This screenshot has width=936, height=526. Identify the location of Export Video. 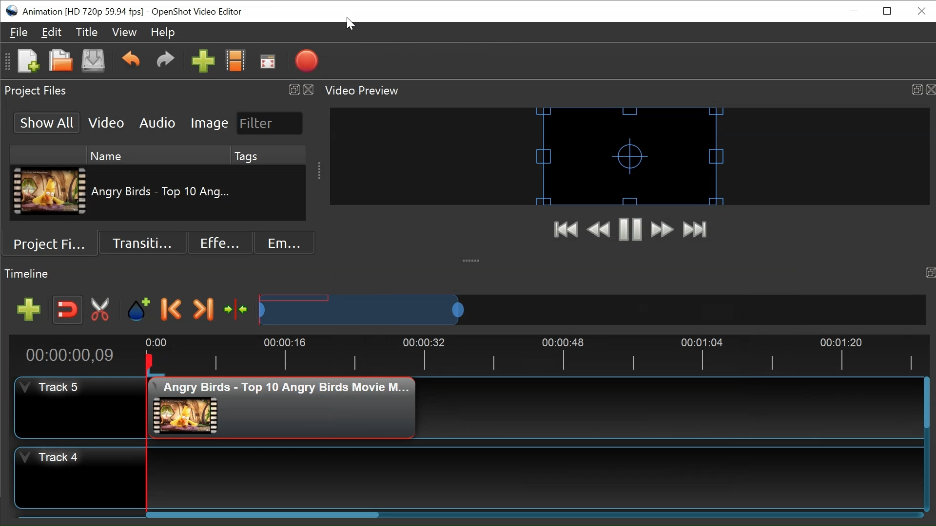
(306, 61).